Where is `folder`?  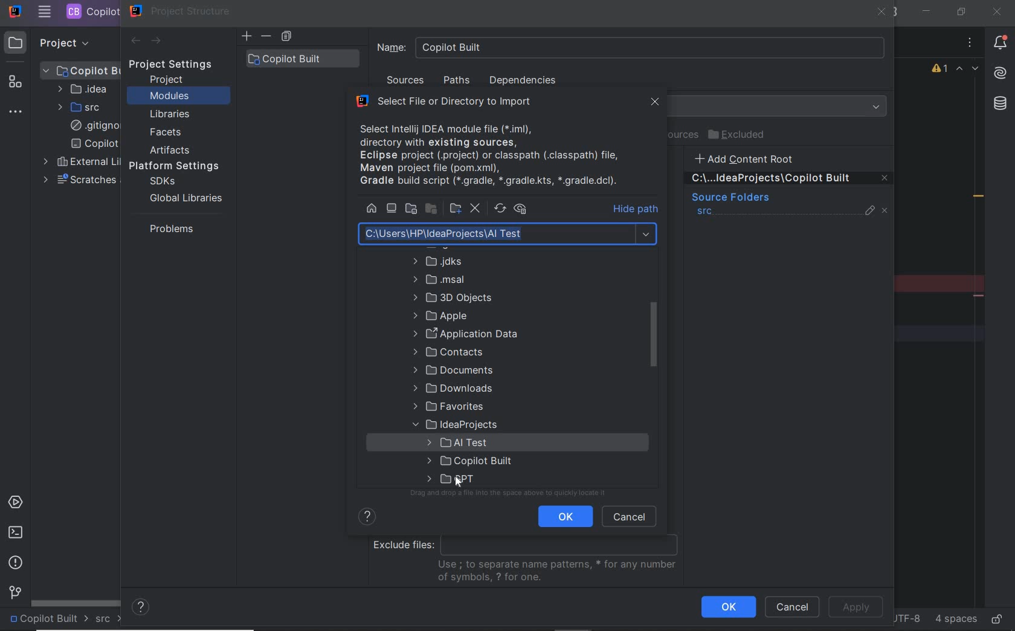 folder is located at coordinates (437, 279).